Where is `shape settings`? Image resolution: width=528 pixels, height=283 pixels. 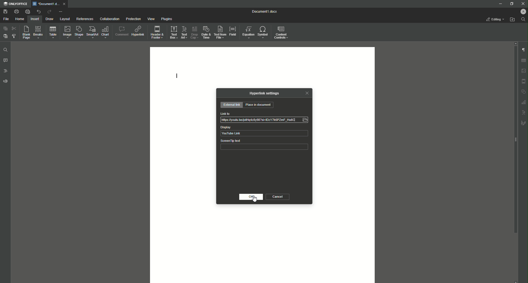
shape settings is located at coordinates (524, 91).